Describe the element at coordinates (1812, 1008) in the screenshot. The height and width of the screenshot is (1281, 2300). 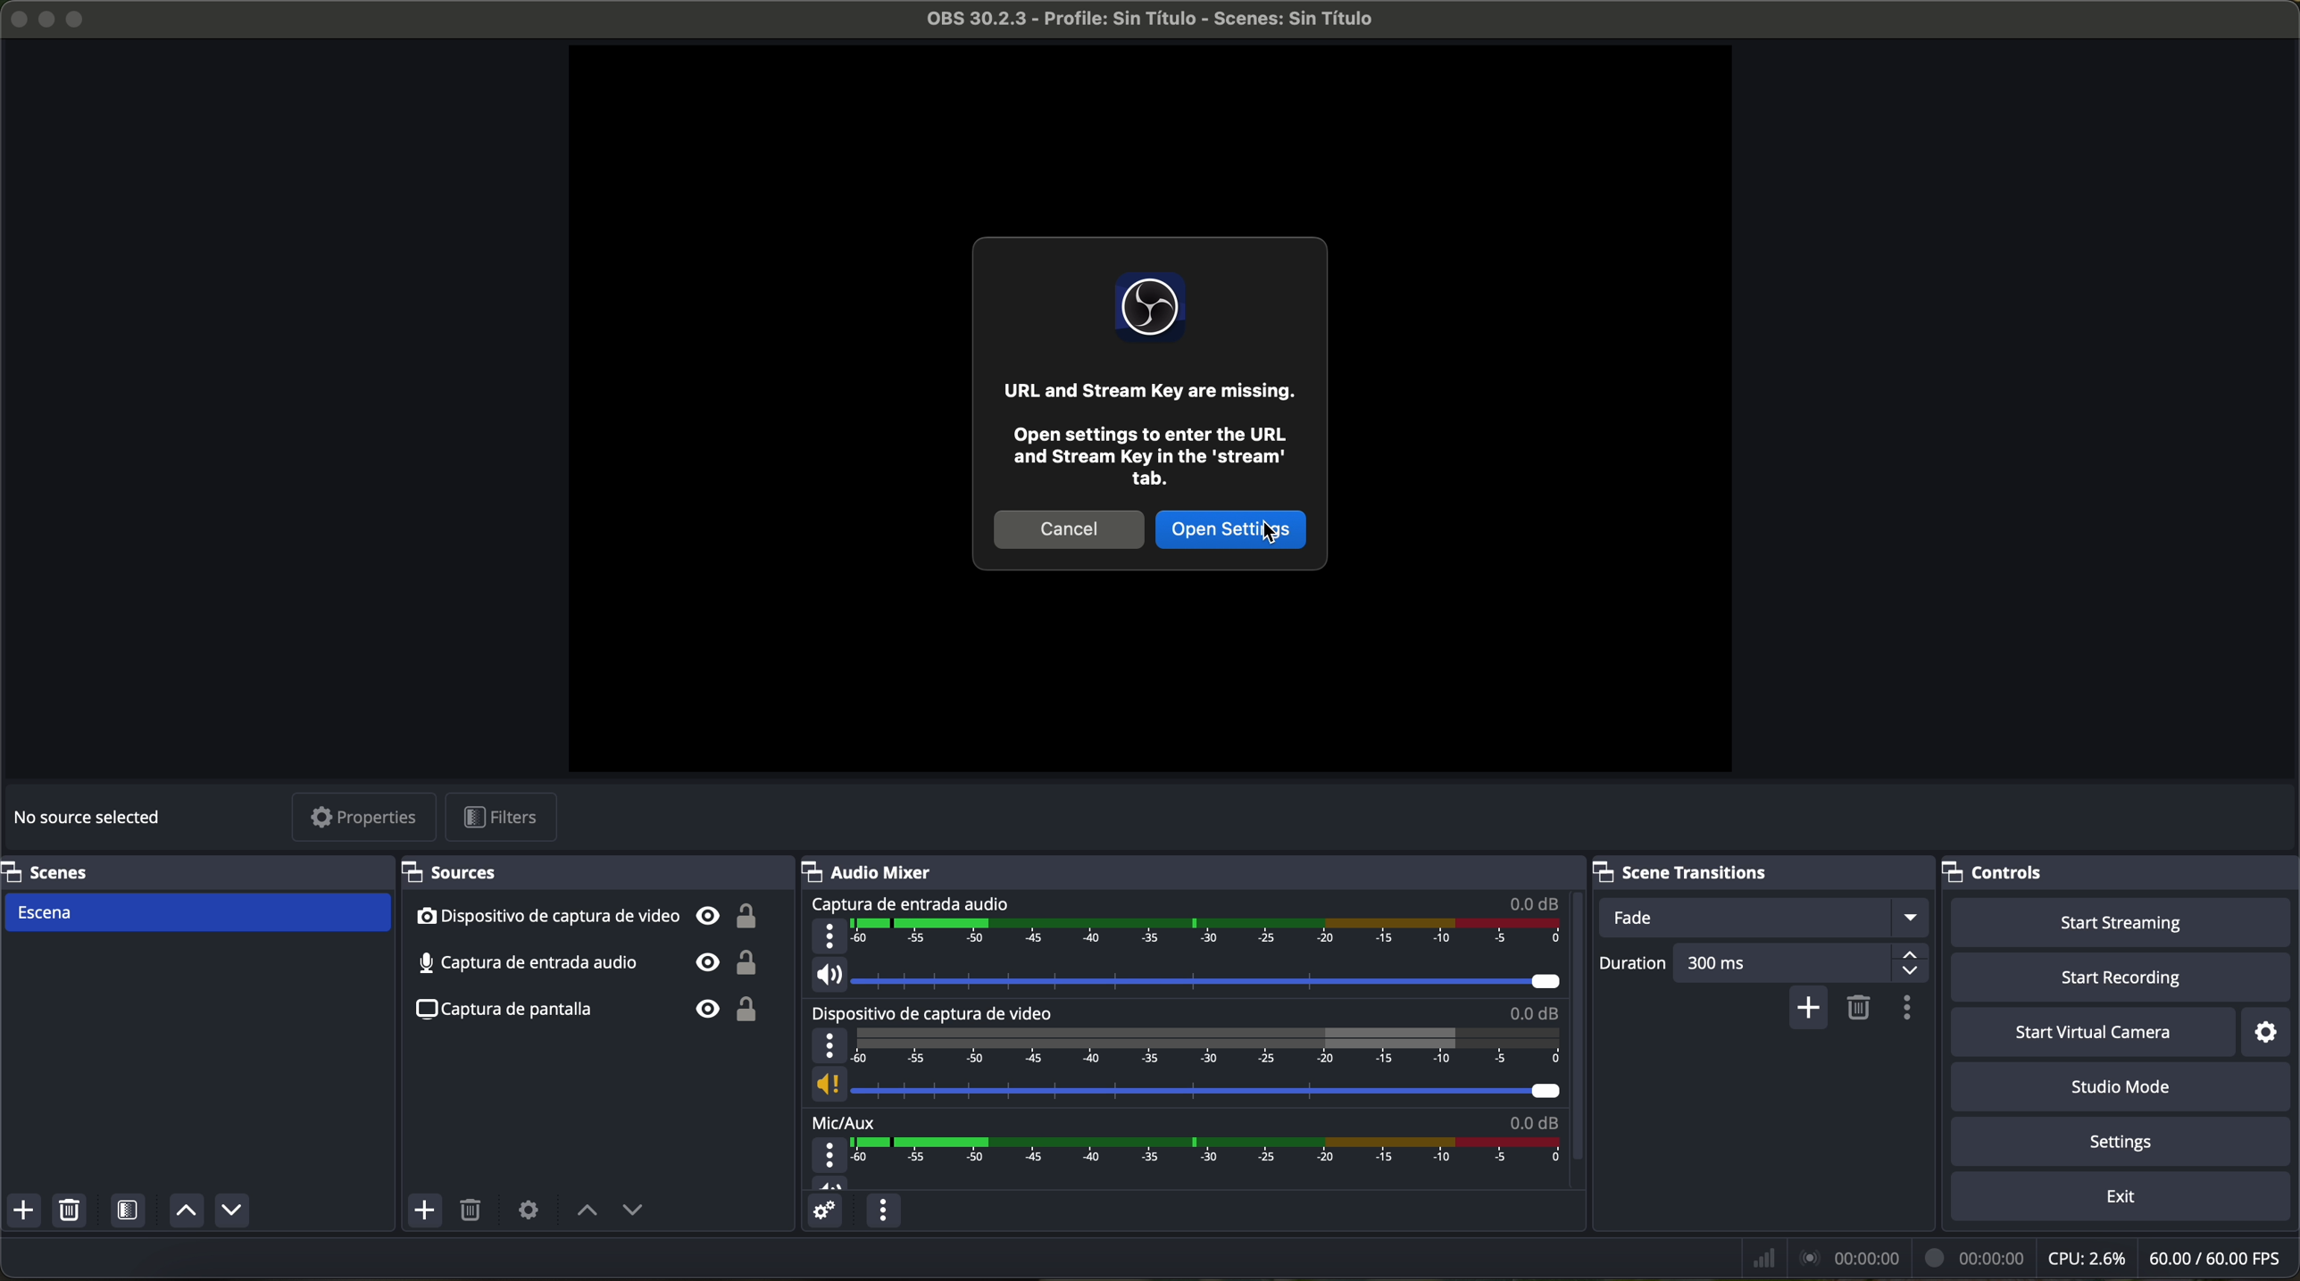
I see `add configurable transition` at that location.